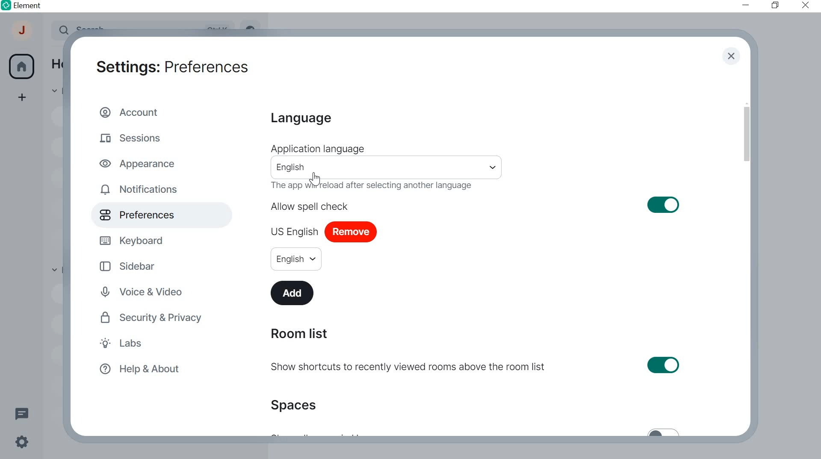 This screenshot has width=821, height=459. What do you see at coordinates (153, 318) in the screenshot?
I see `SECURITY & PRIVACY` at bounding box center [153, 318].